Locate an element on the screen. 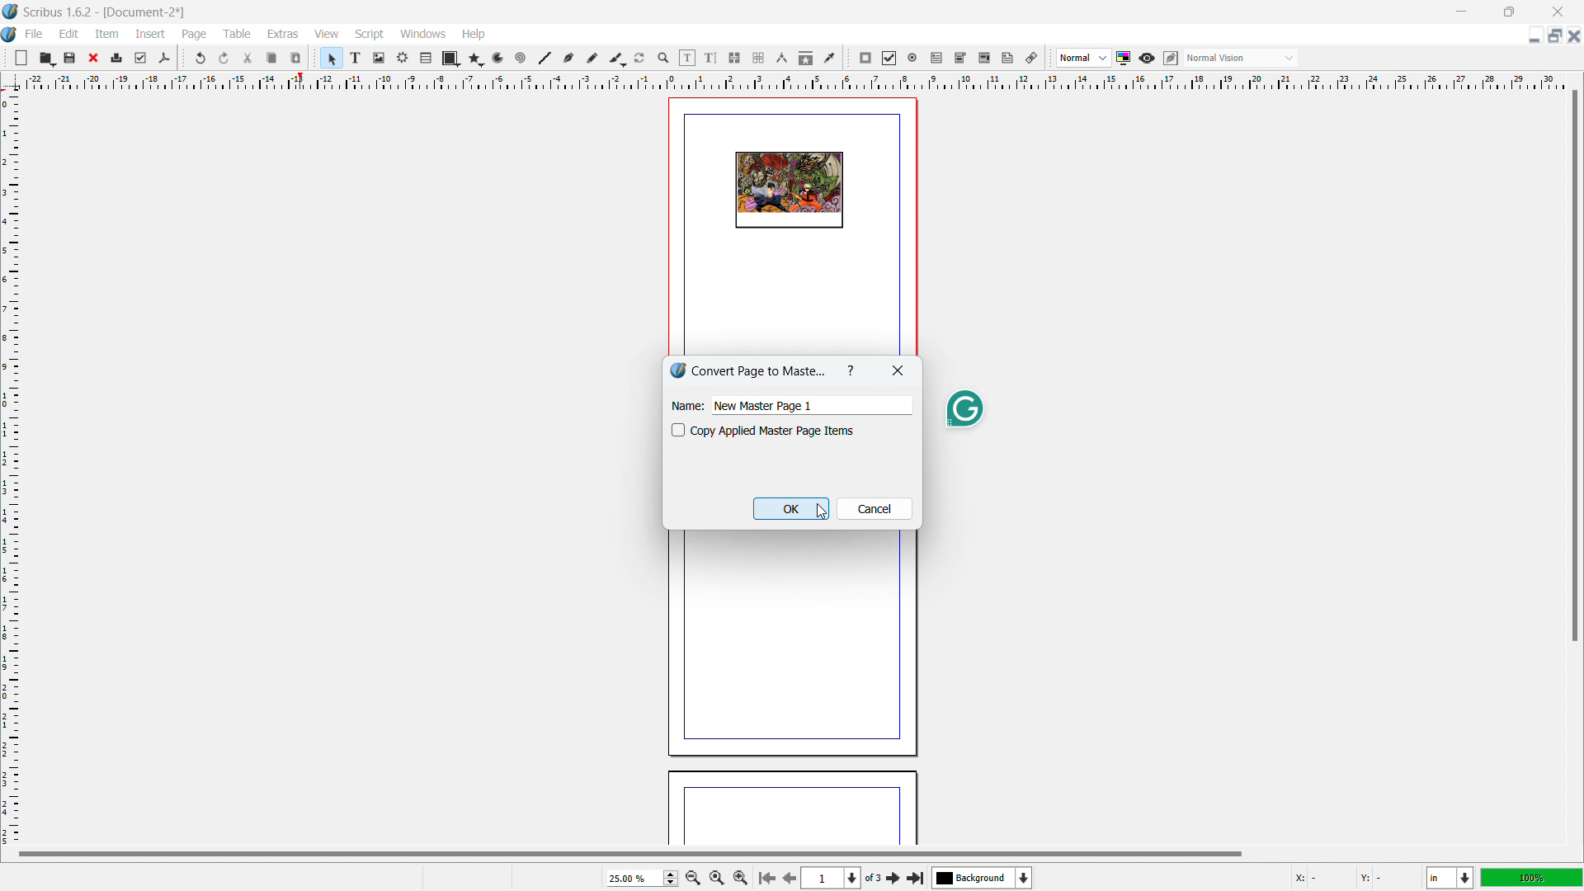  zoom in/out is located at coordinates (664, 59).